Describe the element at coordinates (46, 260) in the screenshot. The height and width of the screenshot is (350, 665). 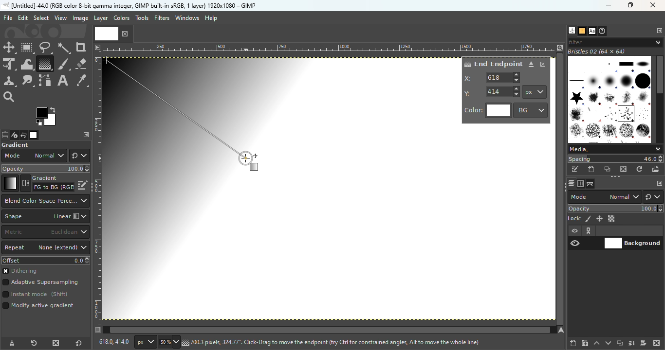
I see `Offset` at that location.